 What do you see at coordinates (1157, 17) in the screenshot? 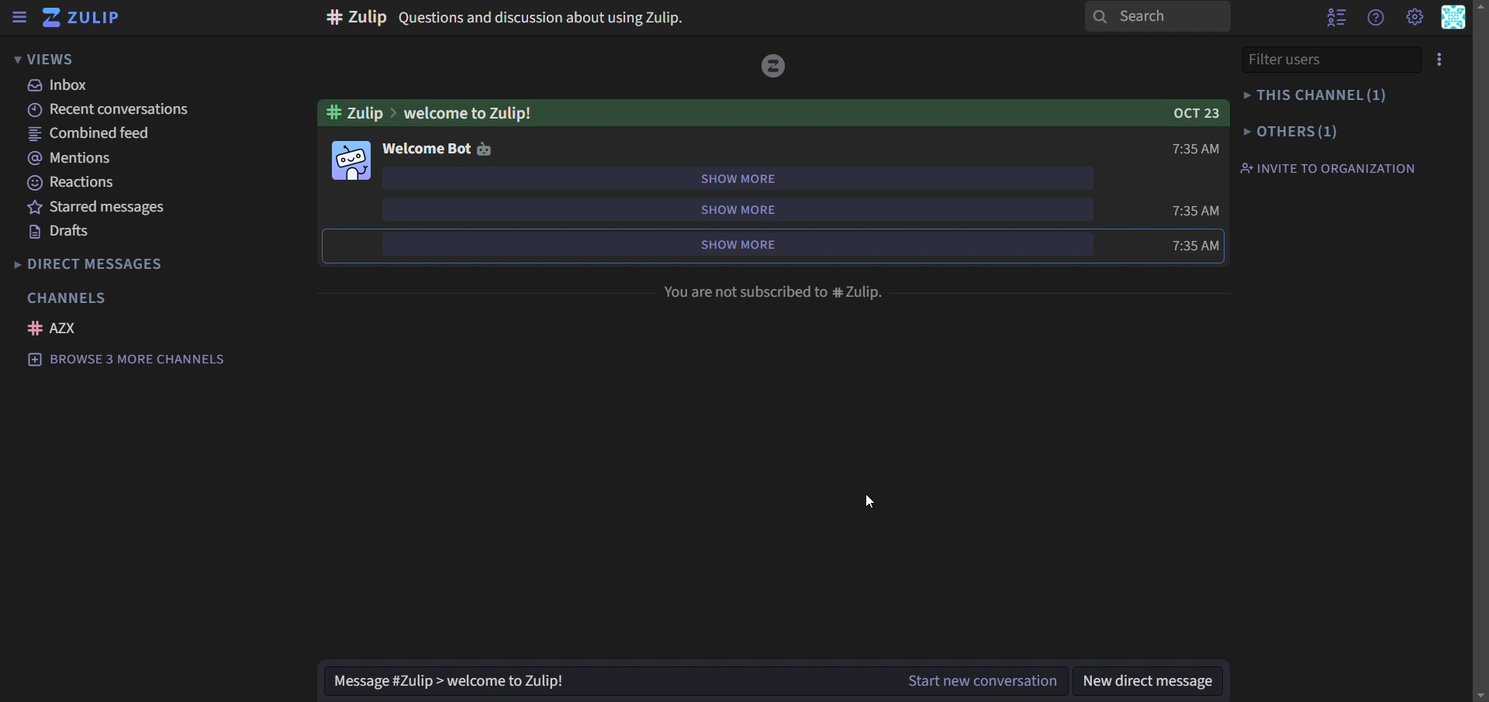
I see `search` at bounding box center [1157, 17].